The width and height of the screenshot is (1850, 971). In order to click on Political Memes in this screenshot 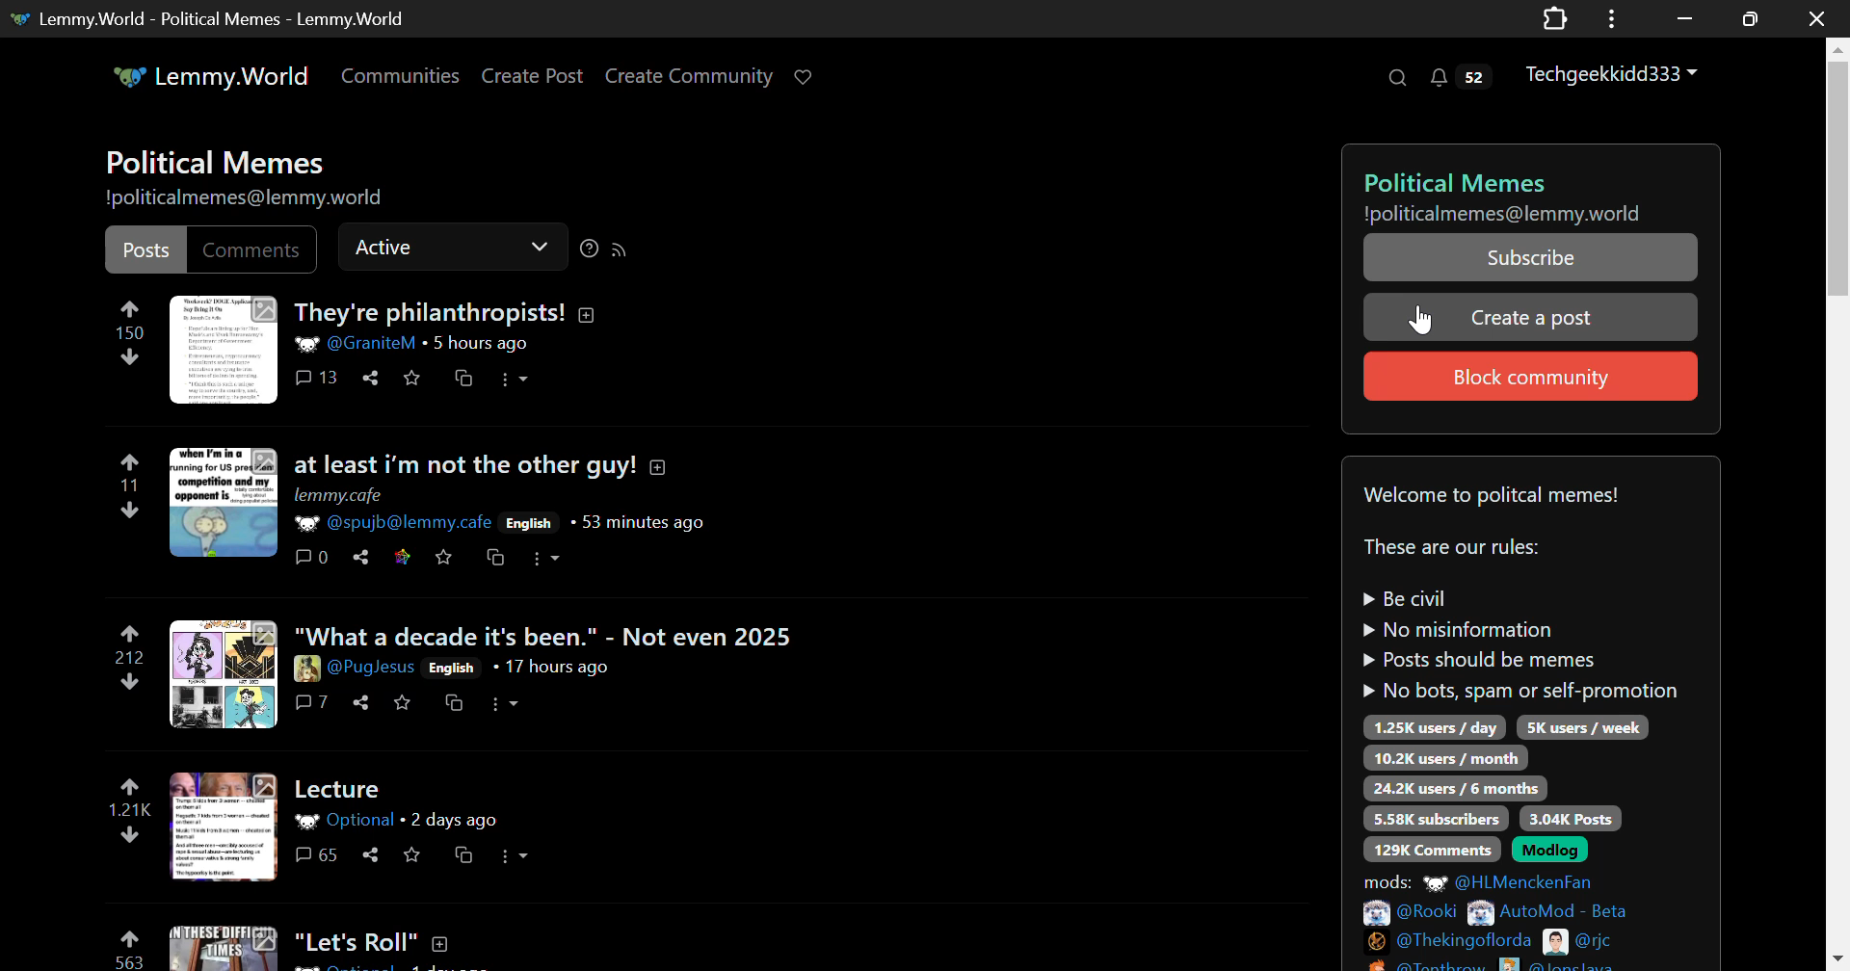, I will do `click(1526, 179)`.